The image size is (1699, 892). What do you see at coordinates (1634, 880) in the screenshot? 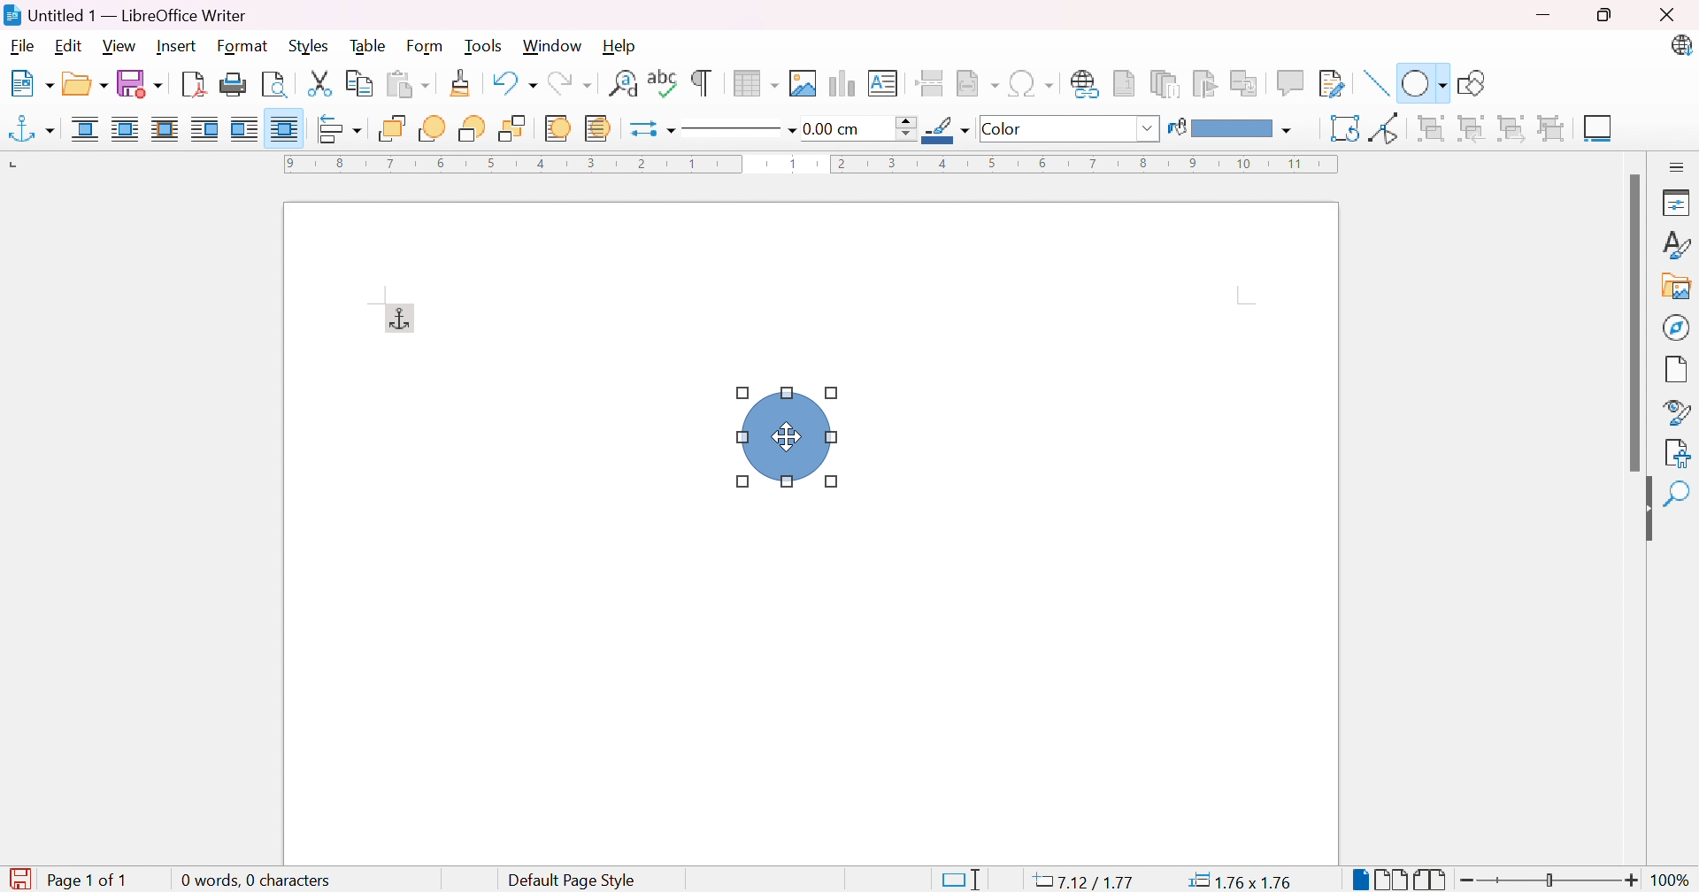
I see `Zoom in` at bounding box center [1634, 880].